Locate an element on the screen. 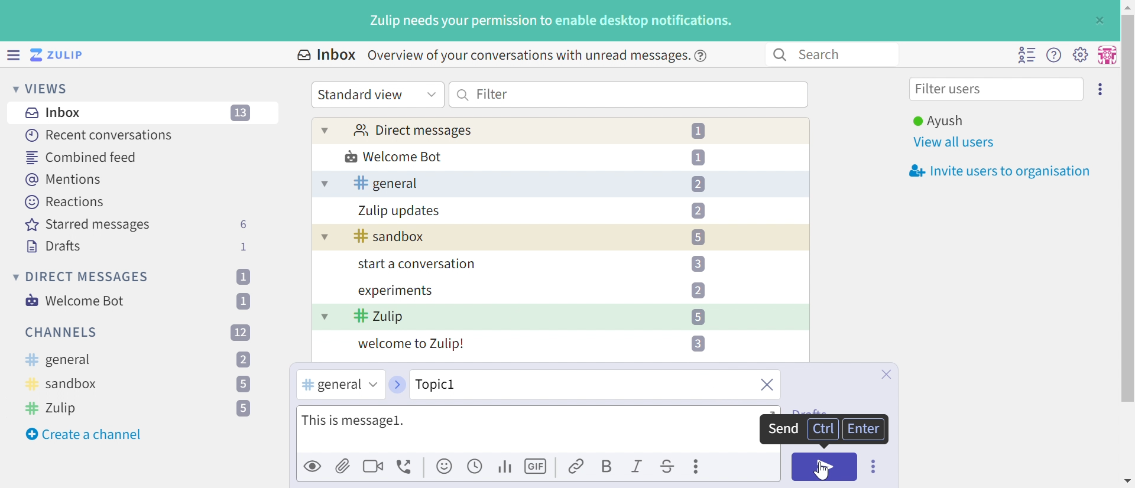  move up is located at coordinates (1127, 6).